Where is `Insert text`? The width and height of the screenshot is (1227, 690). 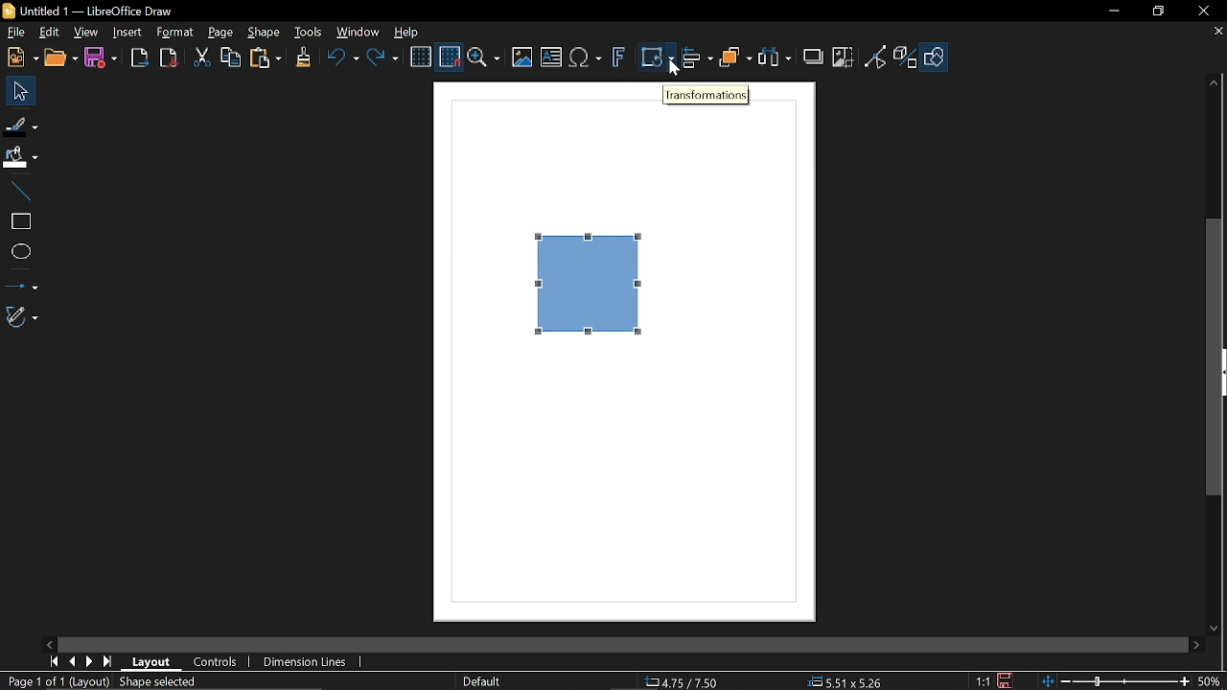
Insert text is located at coordinates (550, 58).